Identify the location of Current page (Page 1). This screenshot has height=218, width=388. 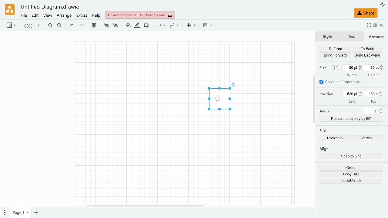
(20, 213).